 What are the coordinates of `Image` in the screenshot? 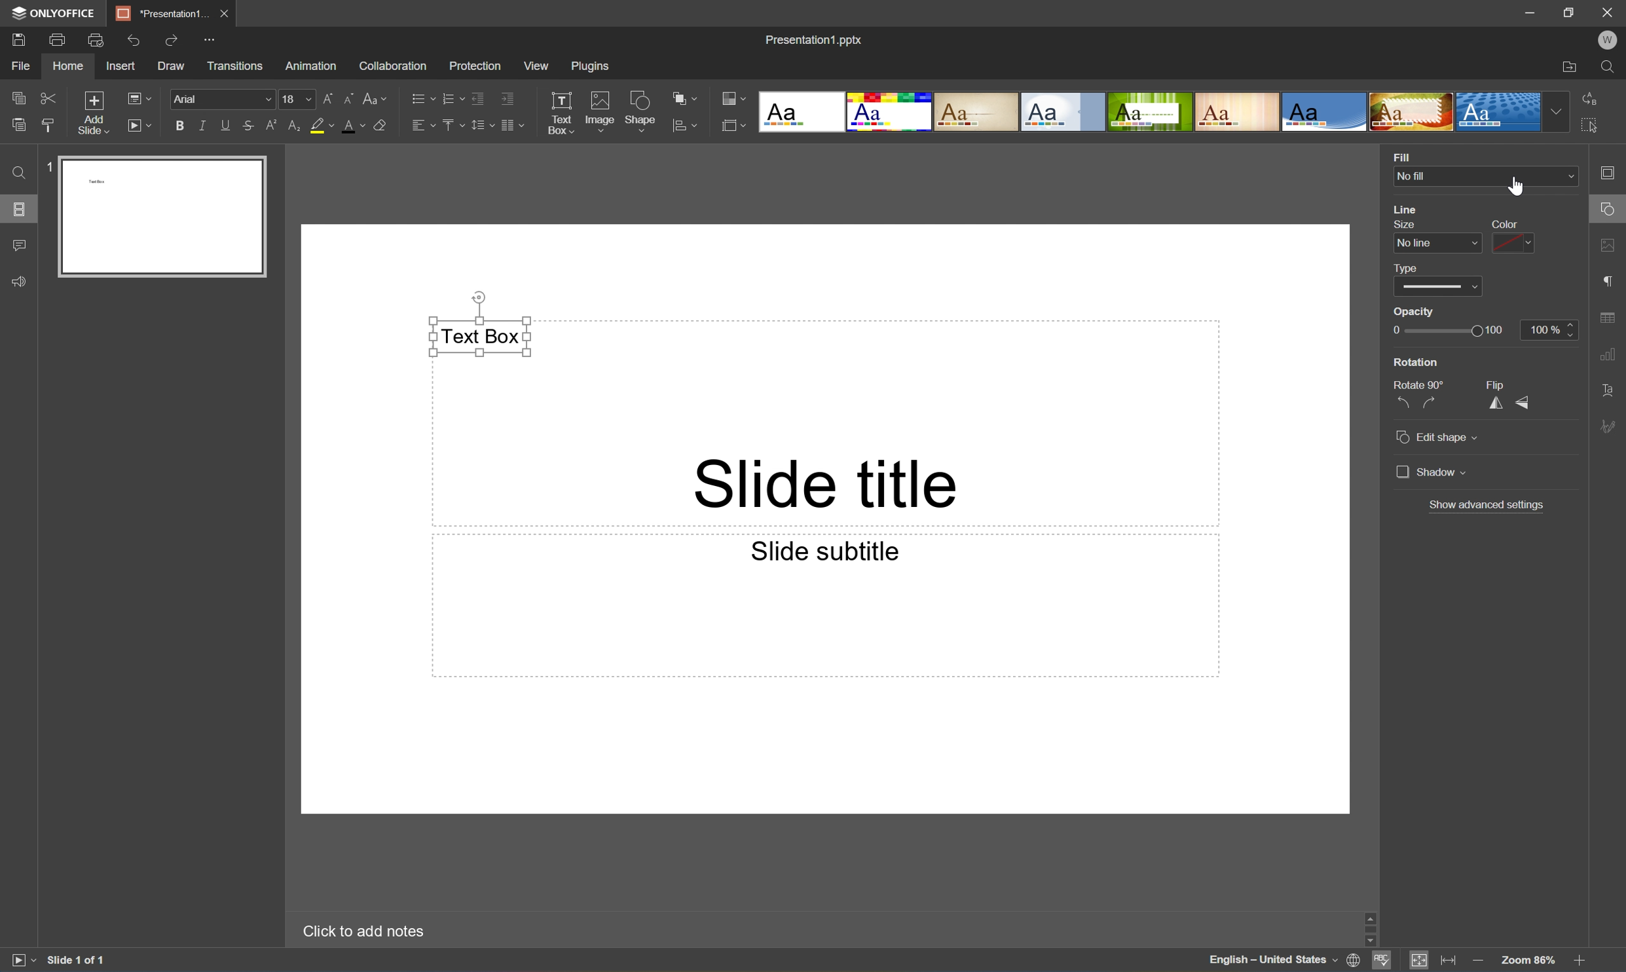 It's located at (600, 111).